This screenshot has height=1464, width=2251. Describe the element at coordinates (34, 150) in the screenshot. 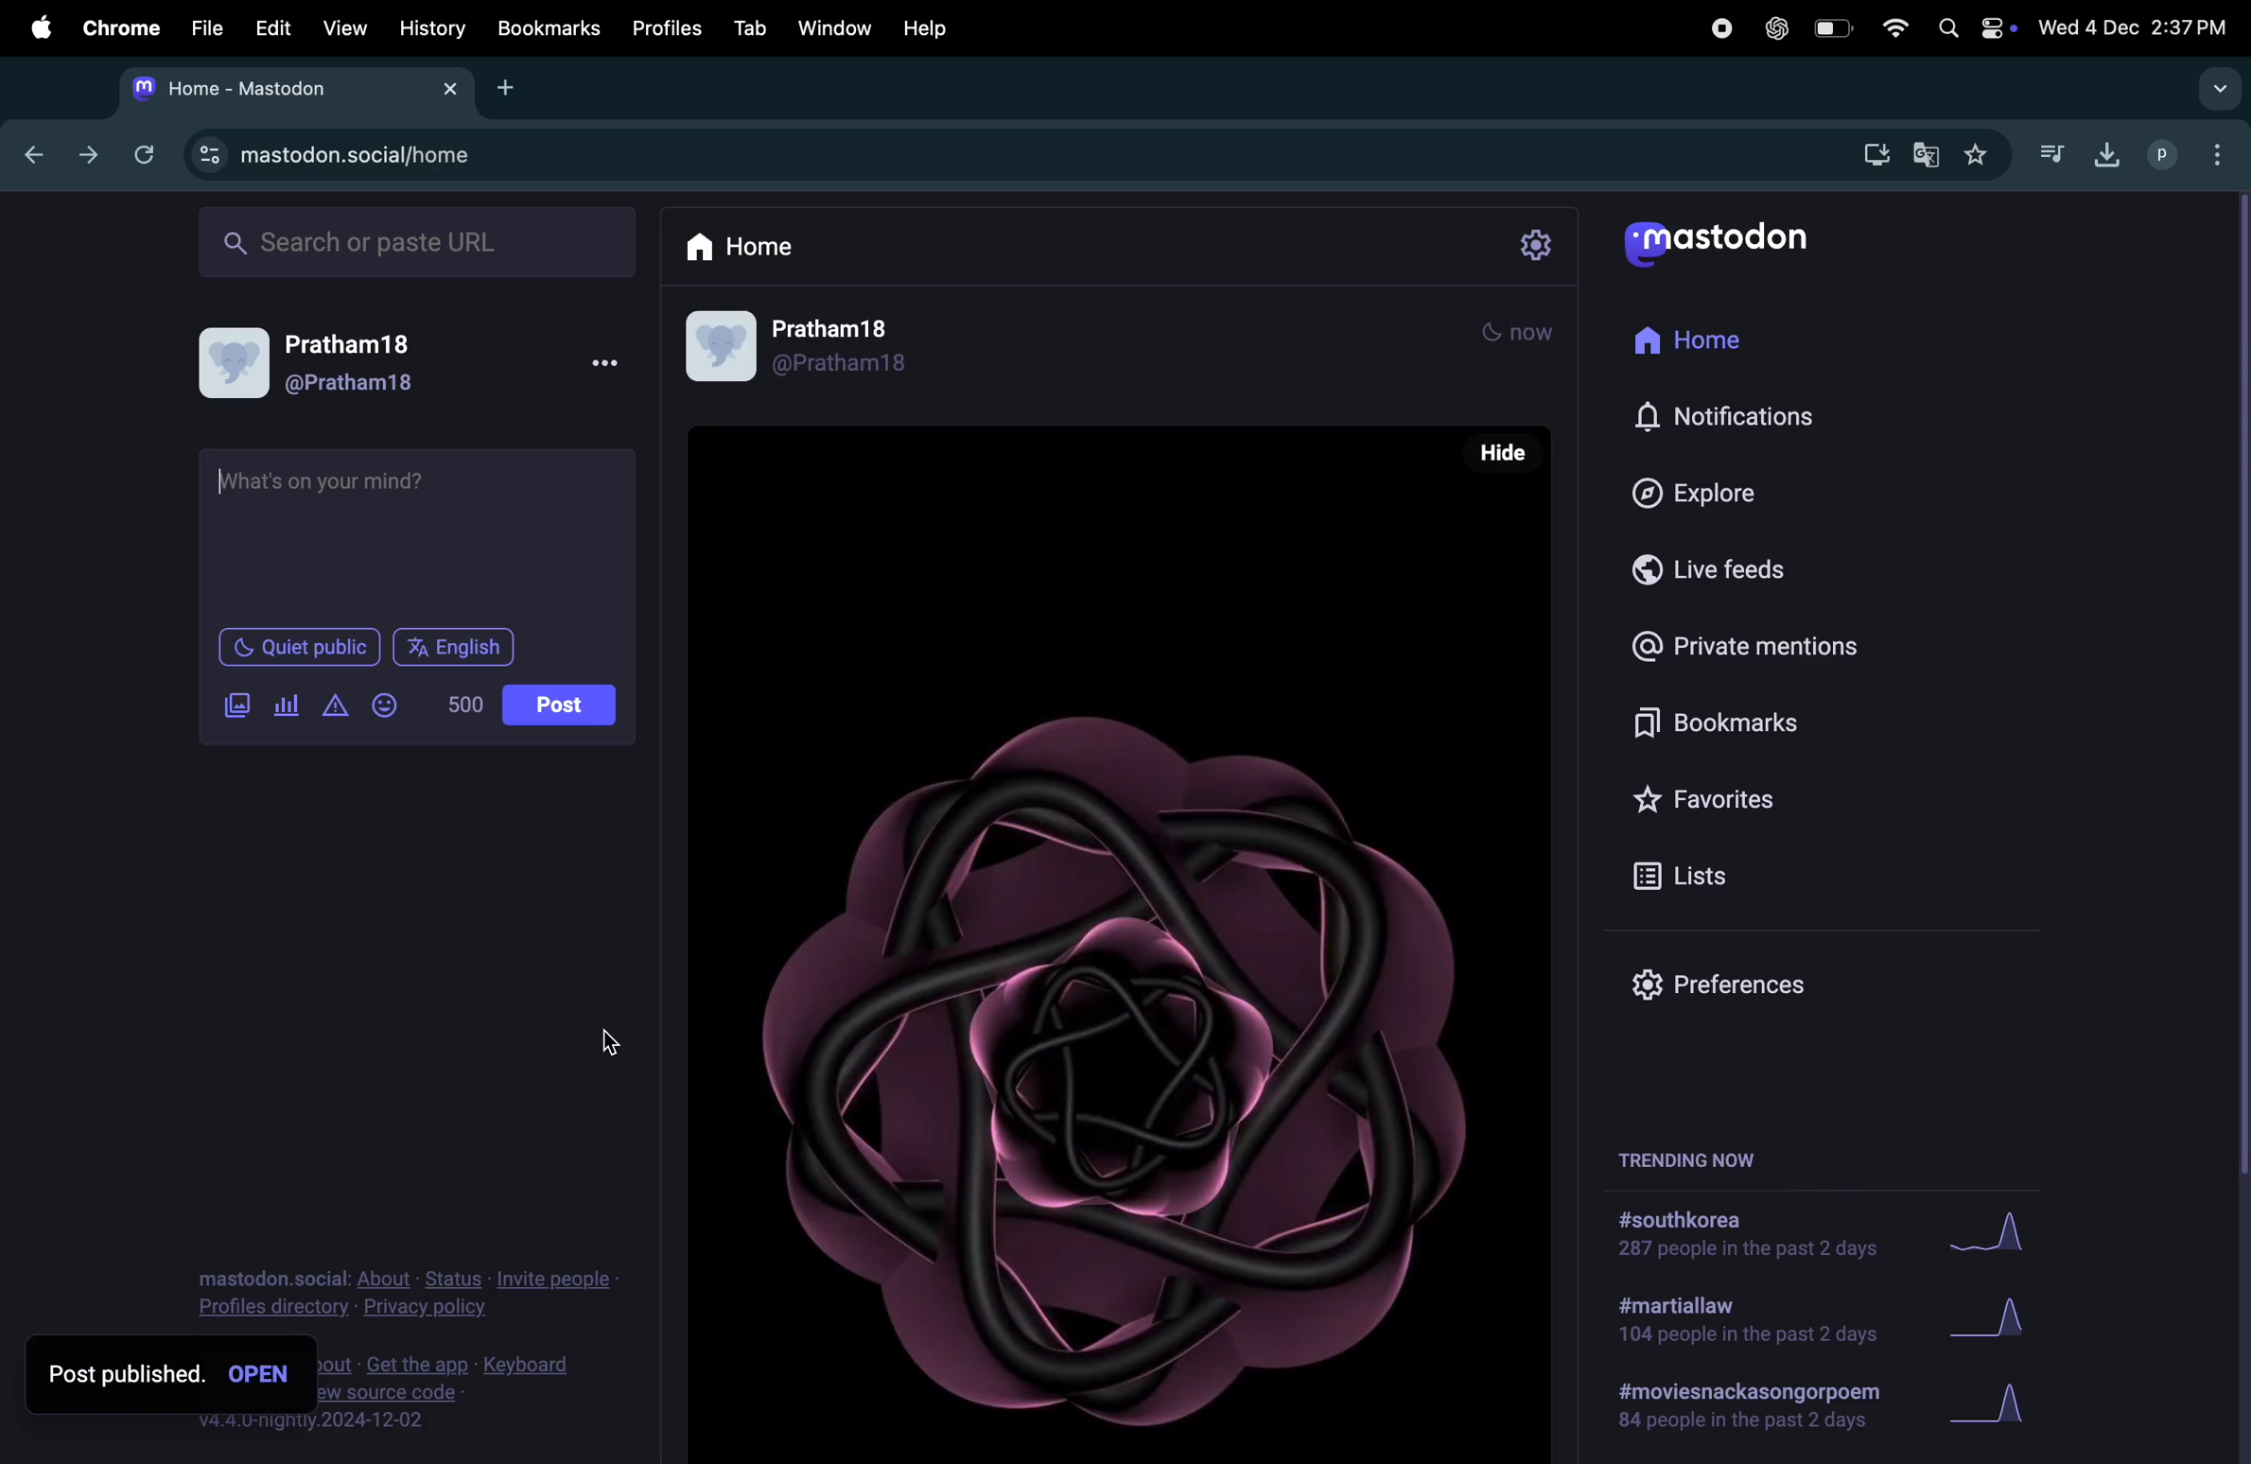

I see `backward` at that location.